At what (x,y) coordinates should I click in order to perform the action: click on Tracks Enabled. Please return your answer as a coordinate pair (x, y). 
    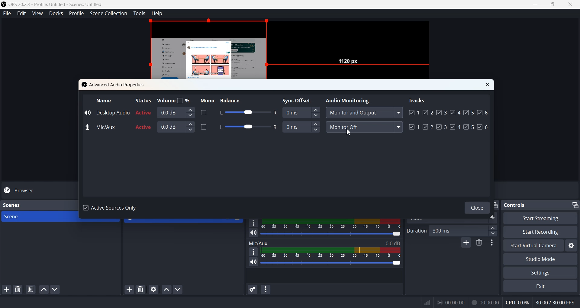
    Looking at the image, I should click on (449, 119).